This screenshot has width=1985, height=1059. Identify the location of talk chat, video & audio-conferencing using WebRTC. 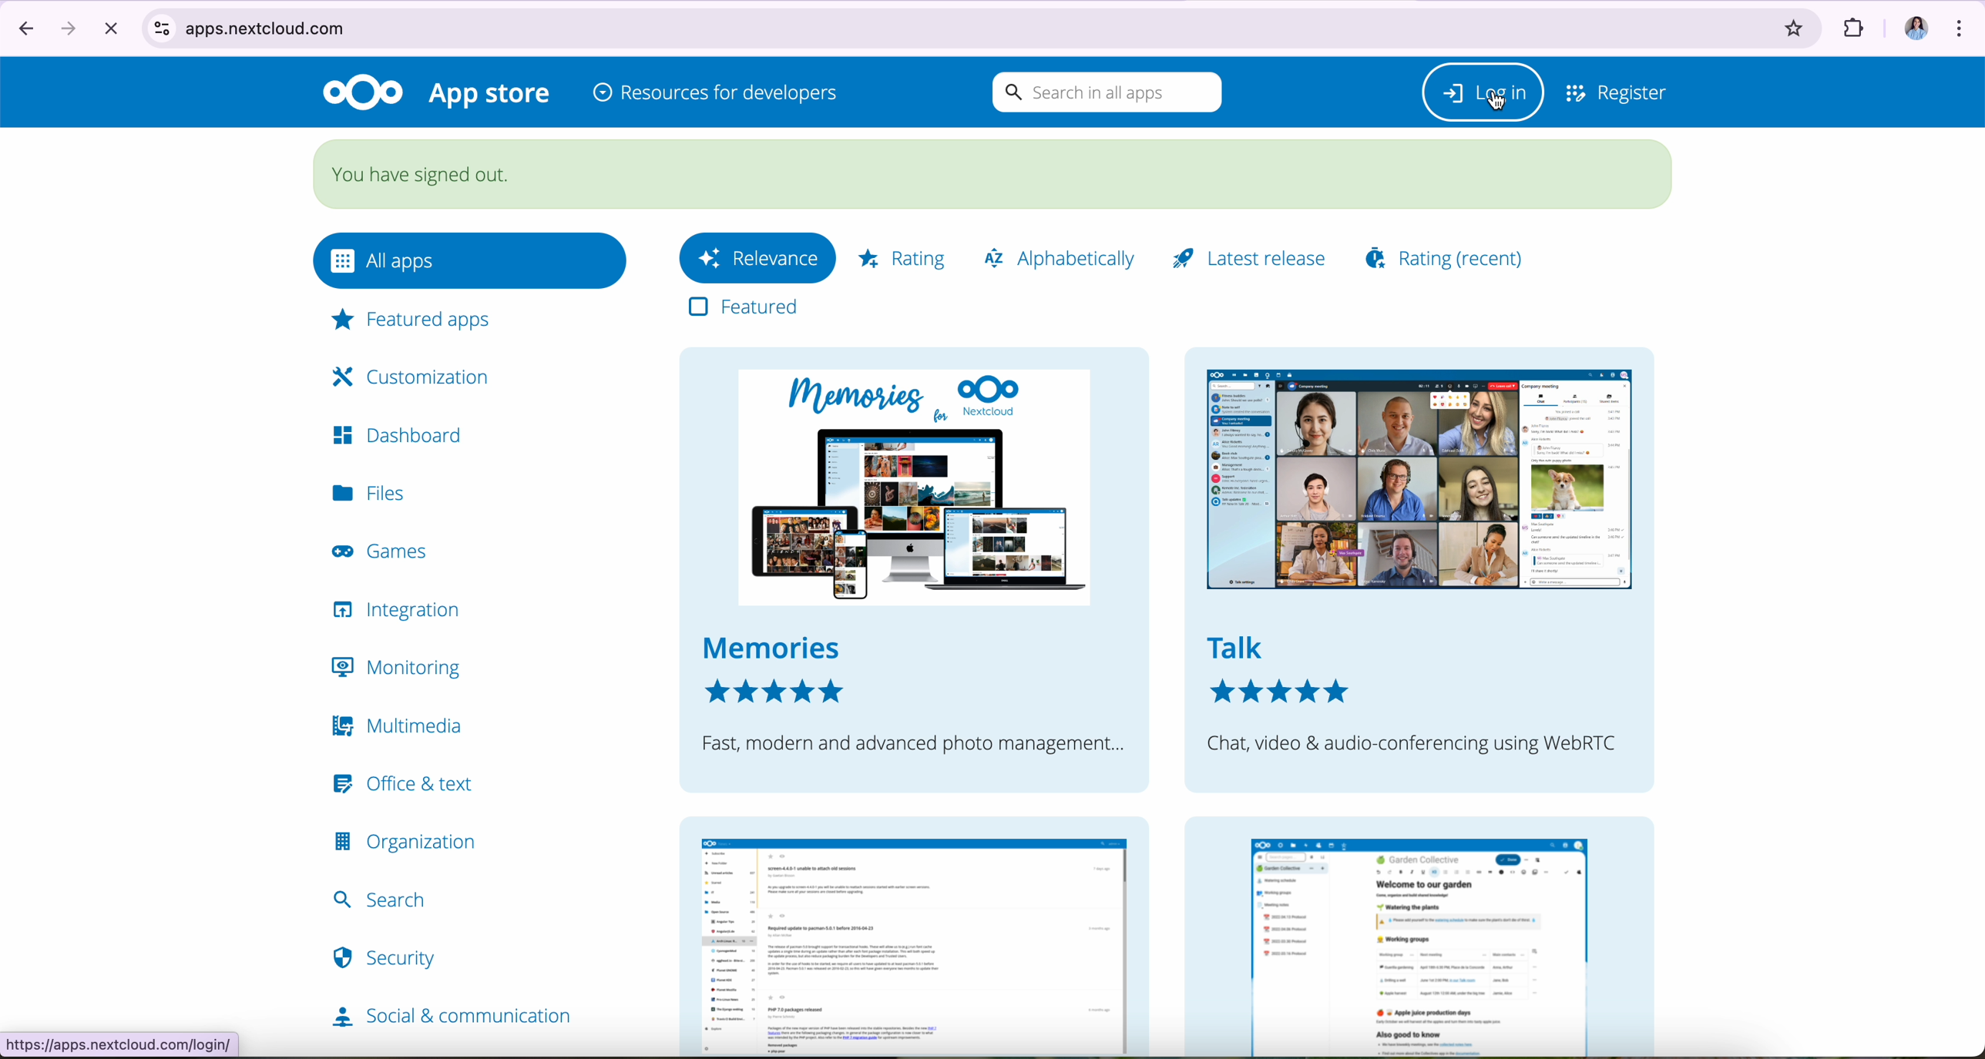
(1420, 567).